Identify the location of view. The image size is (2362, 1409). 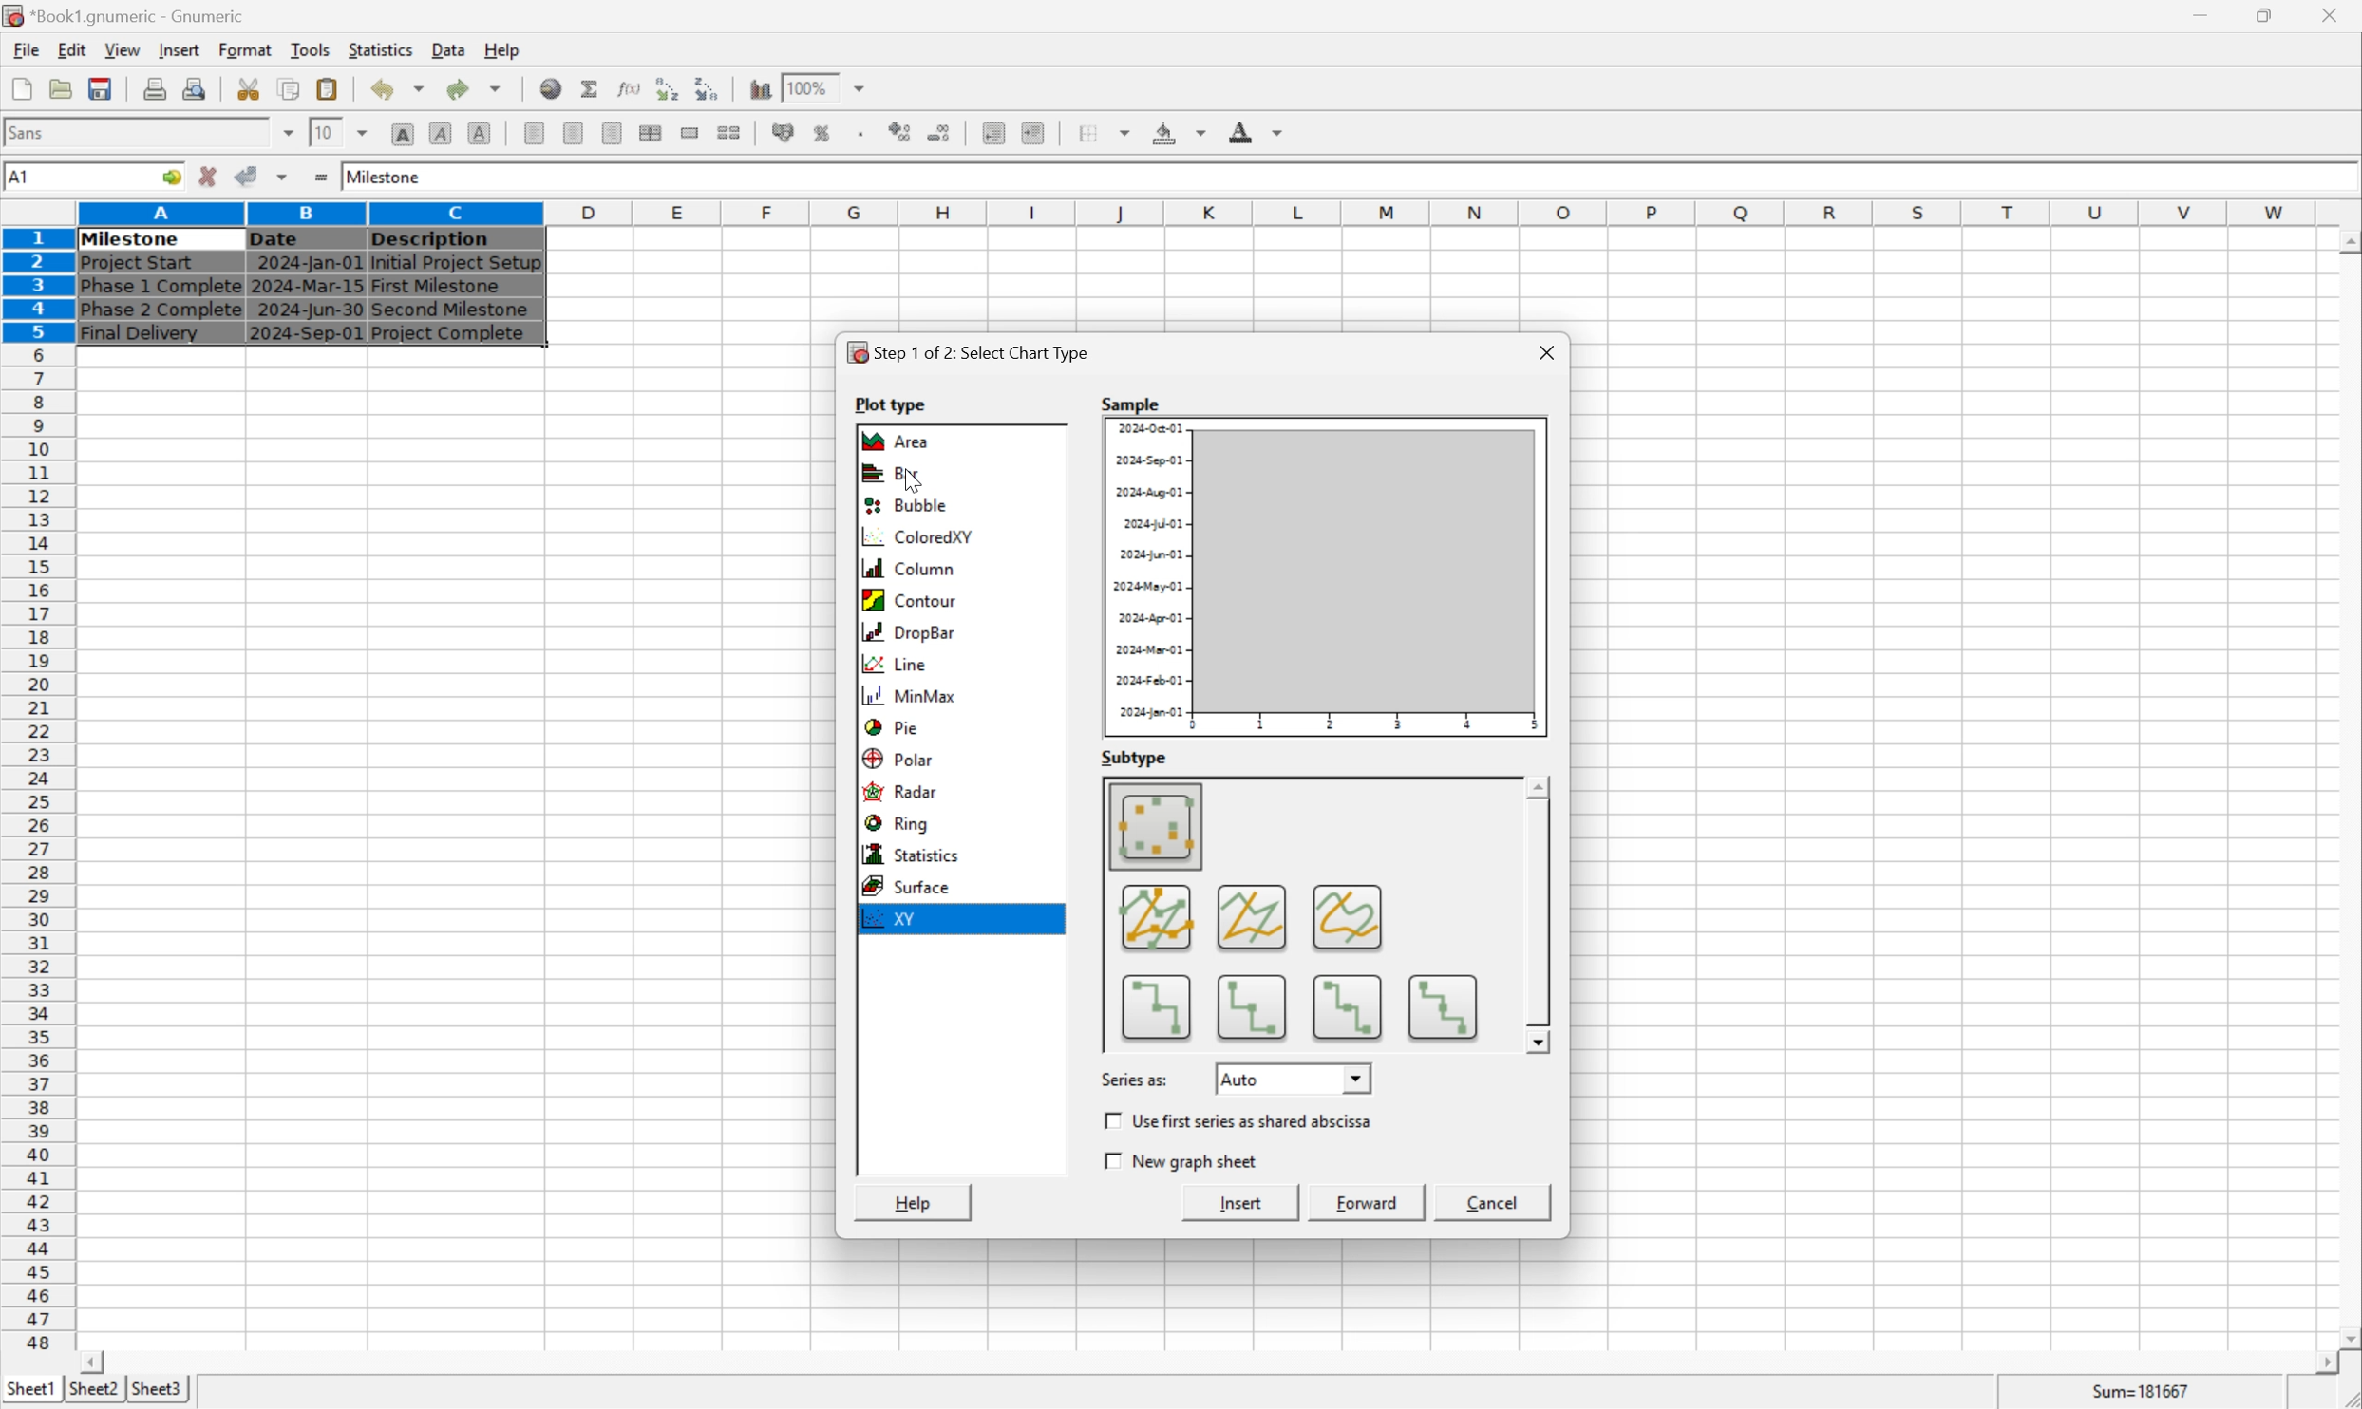
(121, 50).